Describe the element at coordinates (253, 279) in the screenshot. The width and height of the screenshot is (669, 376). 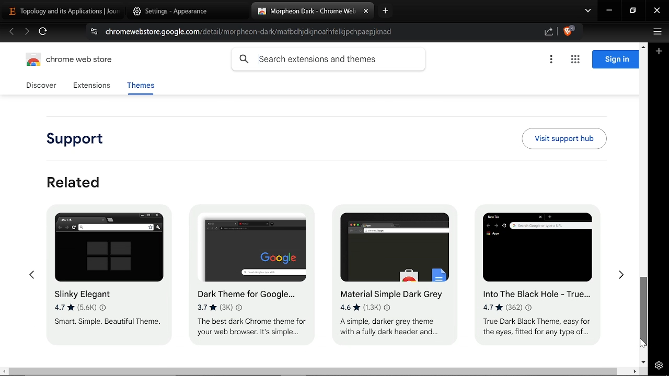
I see `Dark theme for Google` at that location.